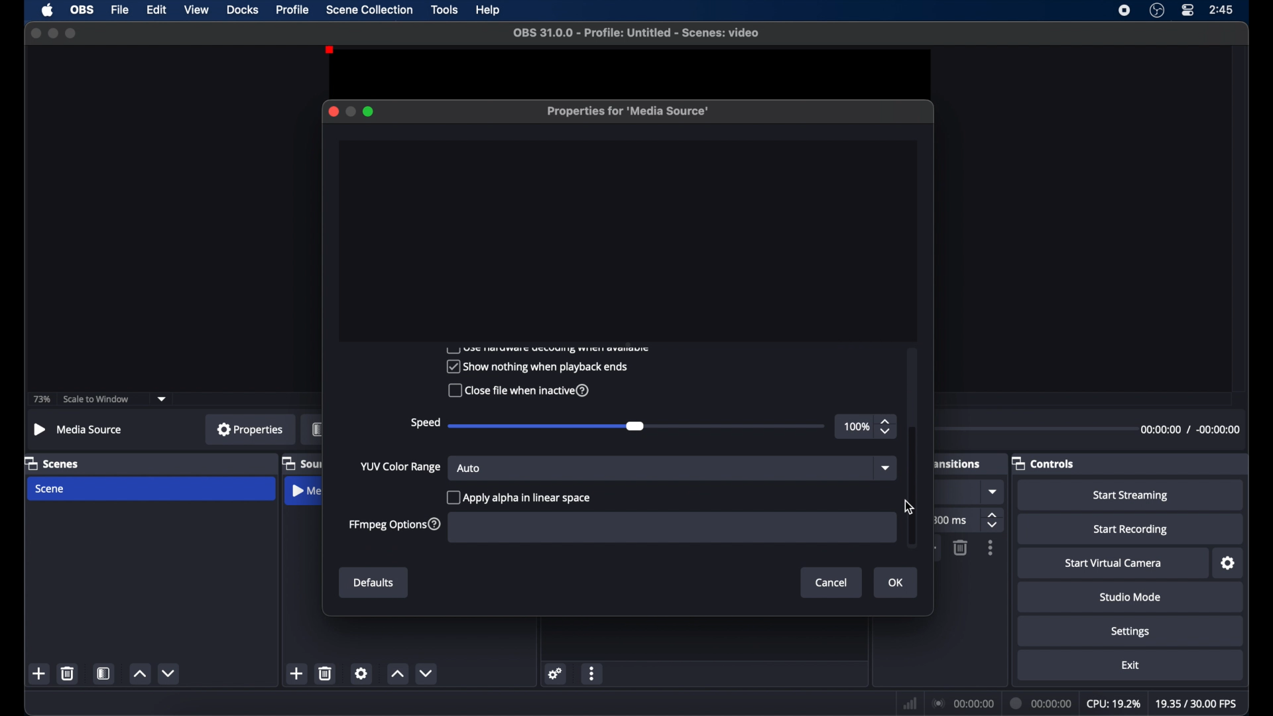 This screenshot has height=716, width=1273. What do you see at coordinates (1114, 564) in the screenshot?
I see `start virtual camera` at bounding box center [1114, 564].